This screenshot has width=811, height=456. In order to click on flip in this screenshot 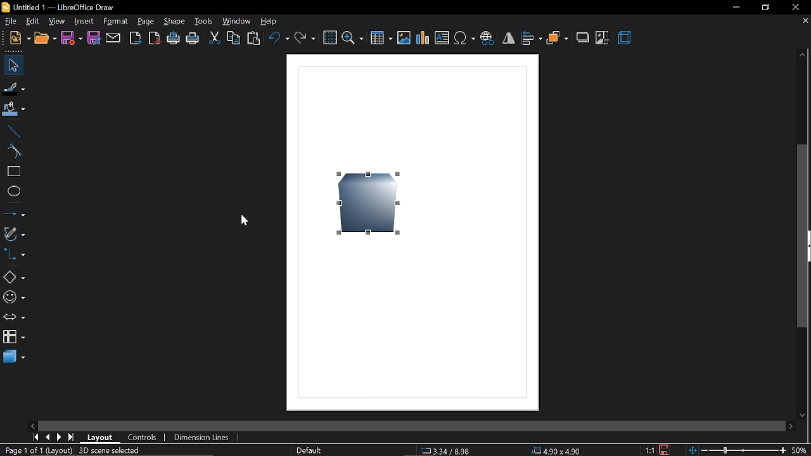, I will do `click(509, 38)`.